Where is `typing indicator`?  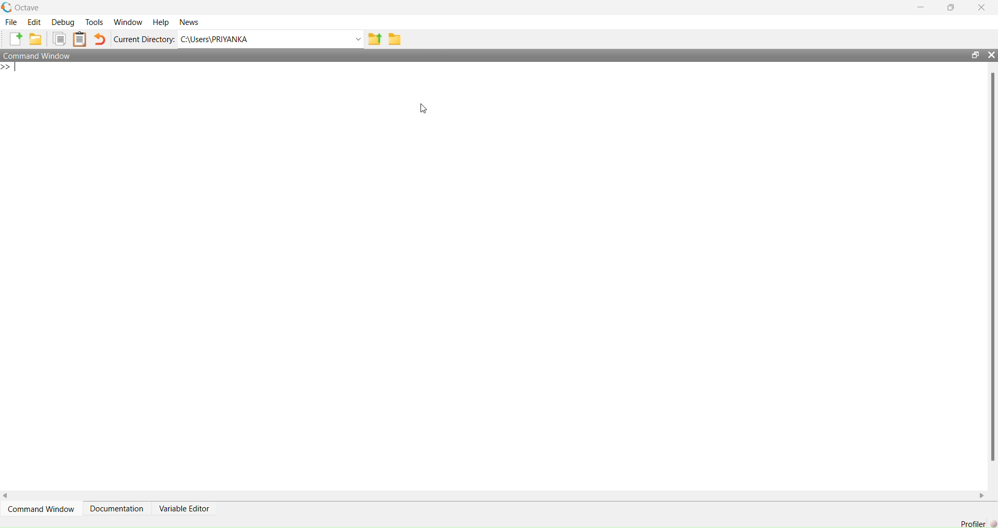
typing indicator is located at coordinates (15, 67).